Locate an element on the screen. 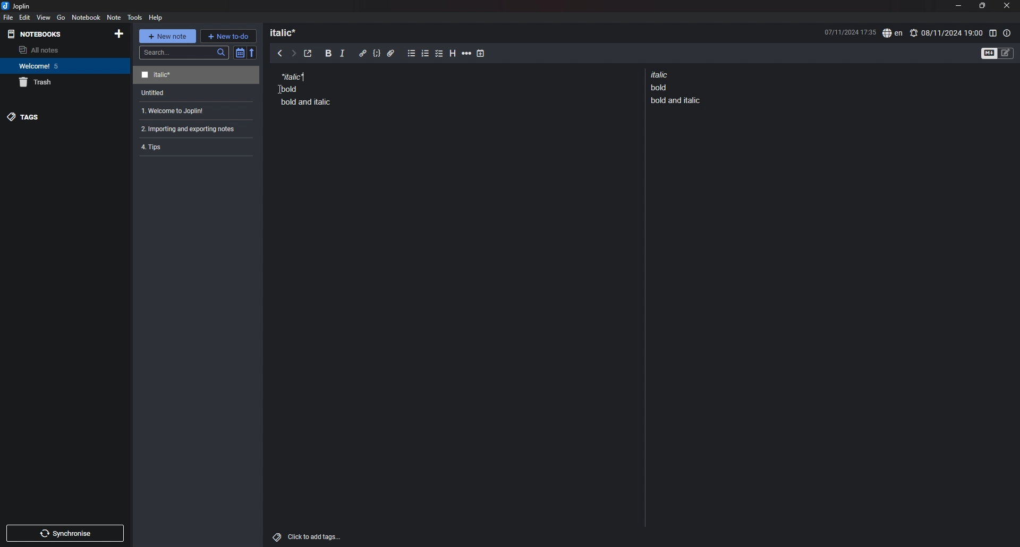  attachment is located at coordinates (391, 54).